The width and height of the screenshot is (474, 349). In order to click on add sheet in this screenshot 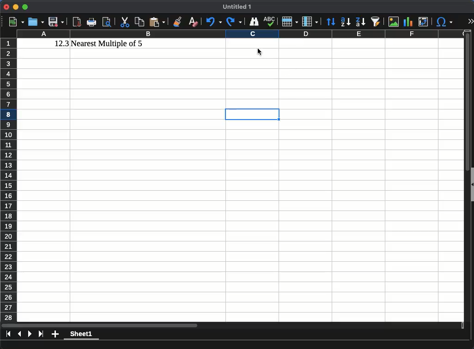, I will do `click(55, 334)`.